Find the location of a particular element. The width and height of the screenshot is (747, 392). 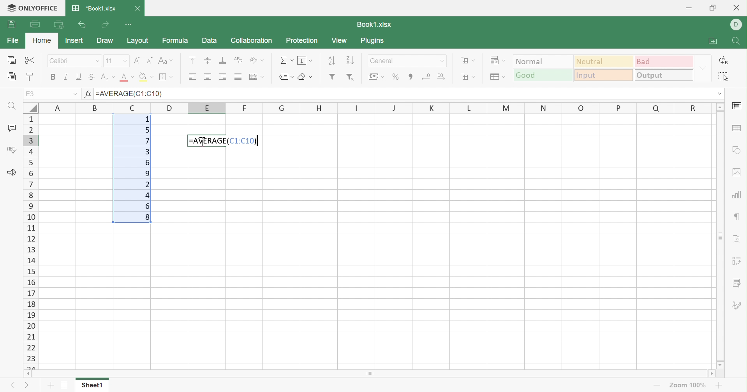

Insert is located at coordinates (73, 40).